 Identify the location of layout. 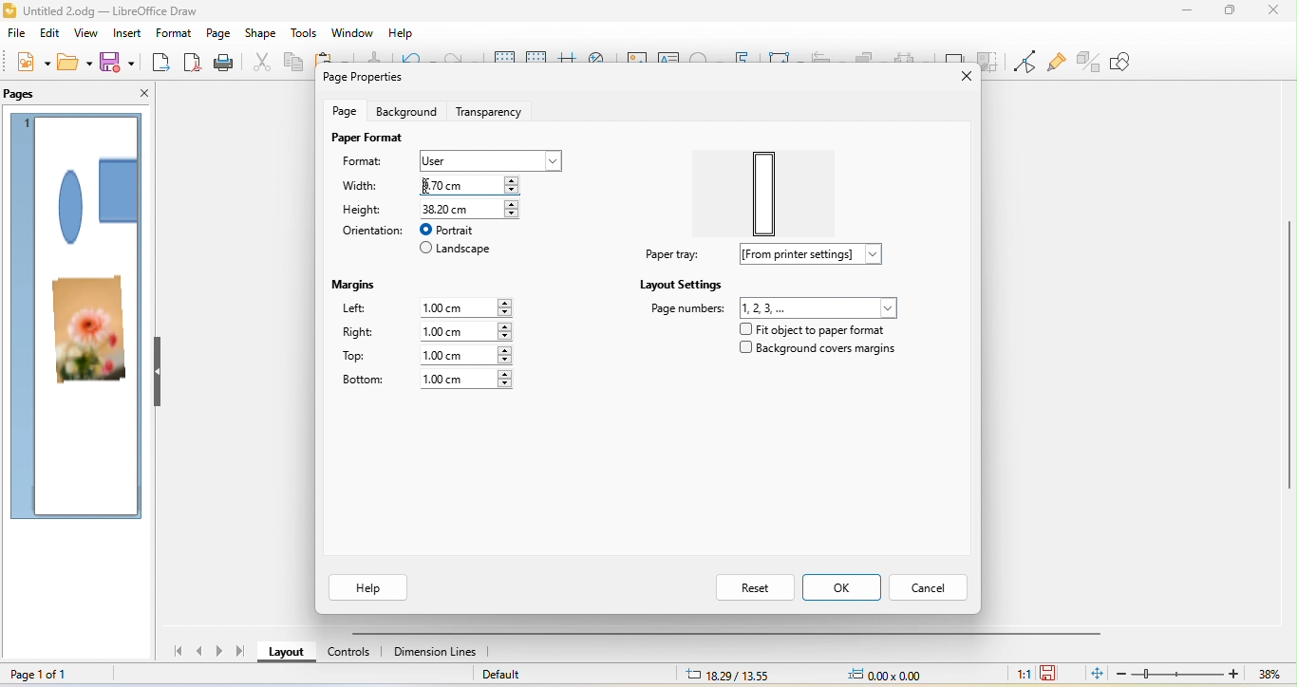
(284, 653).